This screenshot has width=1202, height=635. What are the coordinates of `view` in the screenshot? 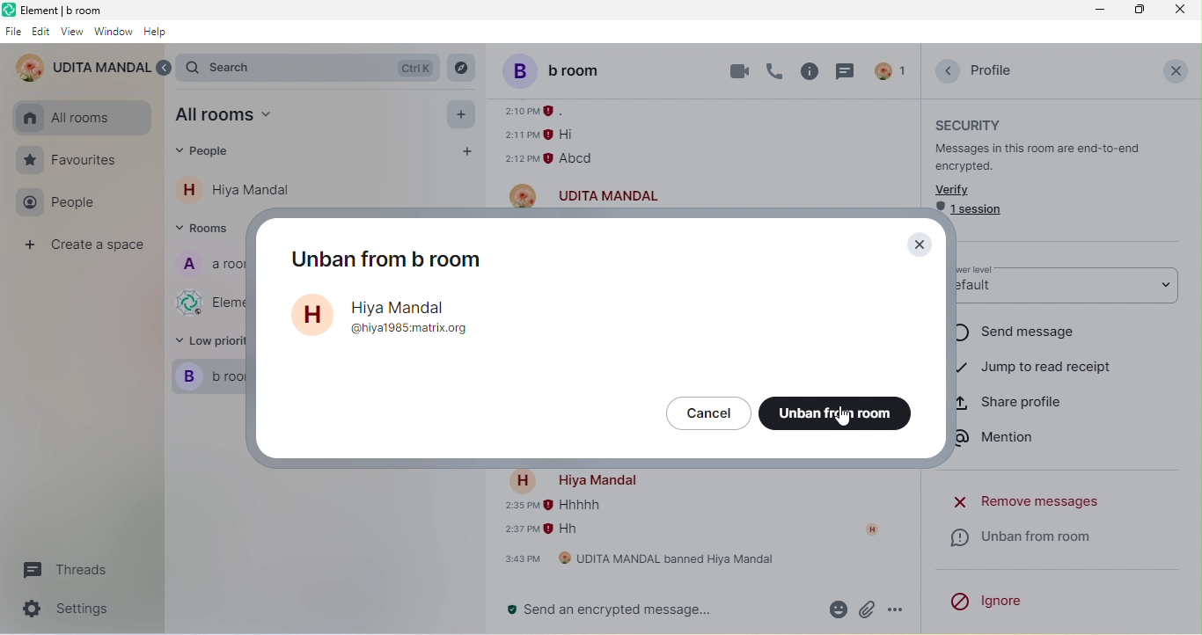 It's located at (74, 31).